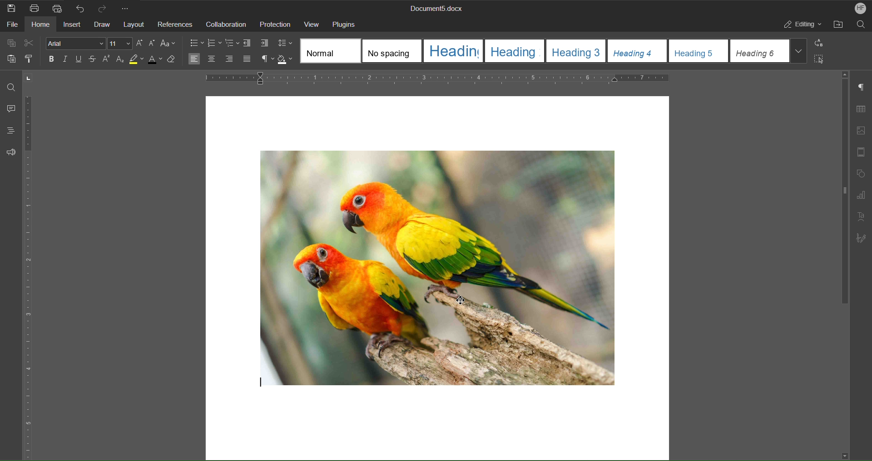 This screenshot has width=872, height=461. What do you see at coordinates (103, 25) in the screenshot?
I see `Draw` at bounding box center [103, 25].